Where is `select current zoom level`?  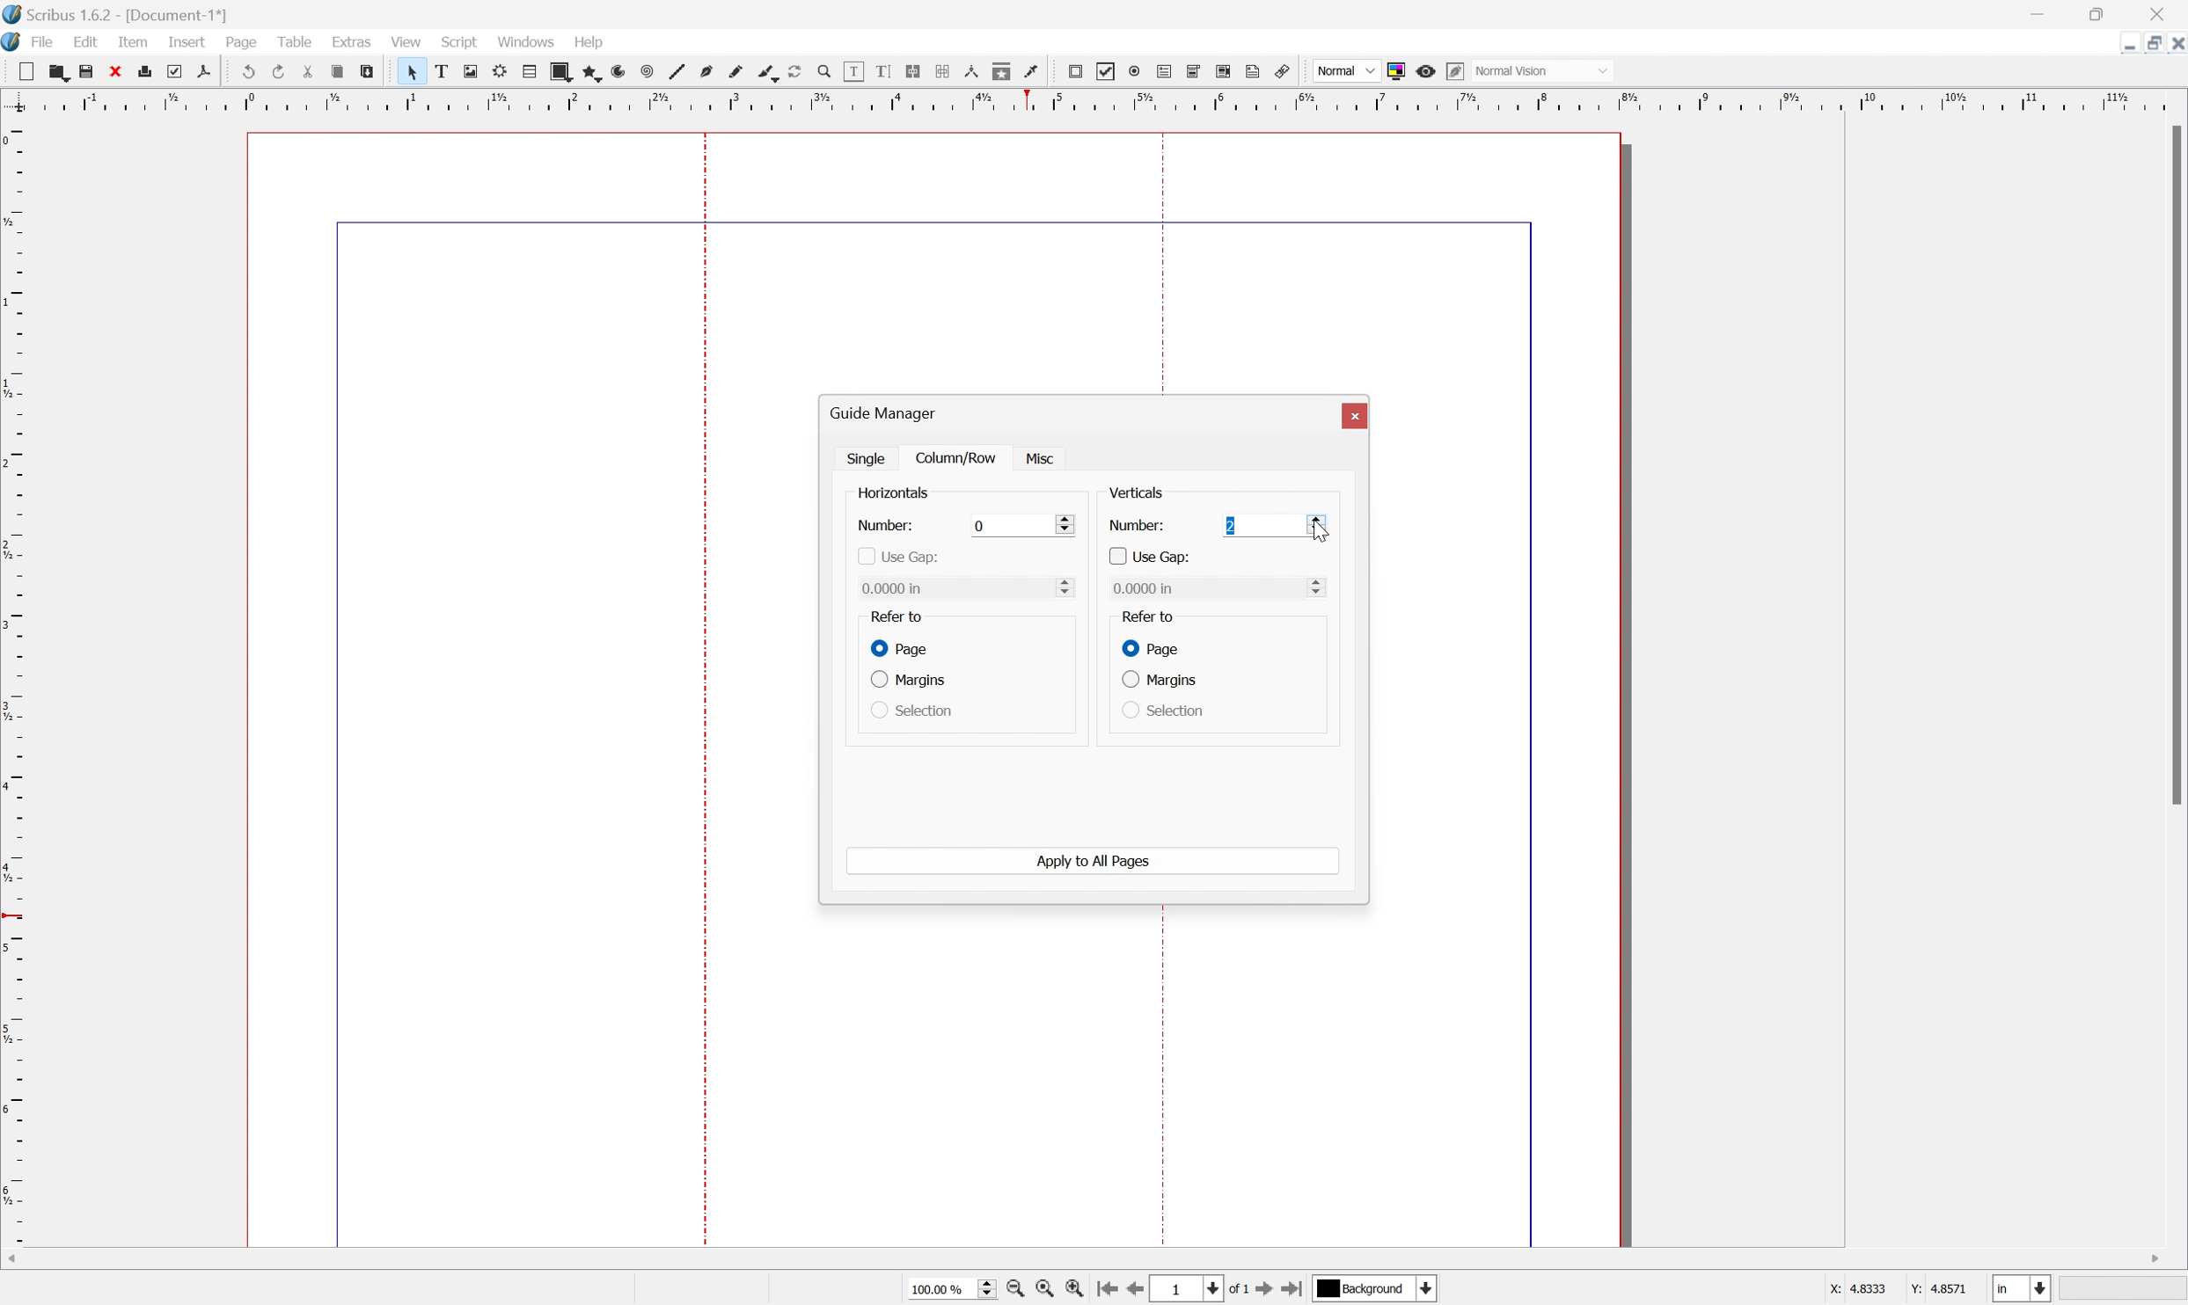 select current zoom level is located at coordinates (952, 1290).